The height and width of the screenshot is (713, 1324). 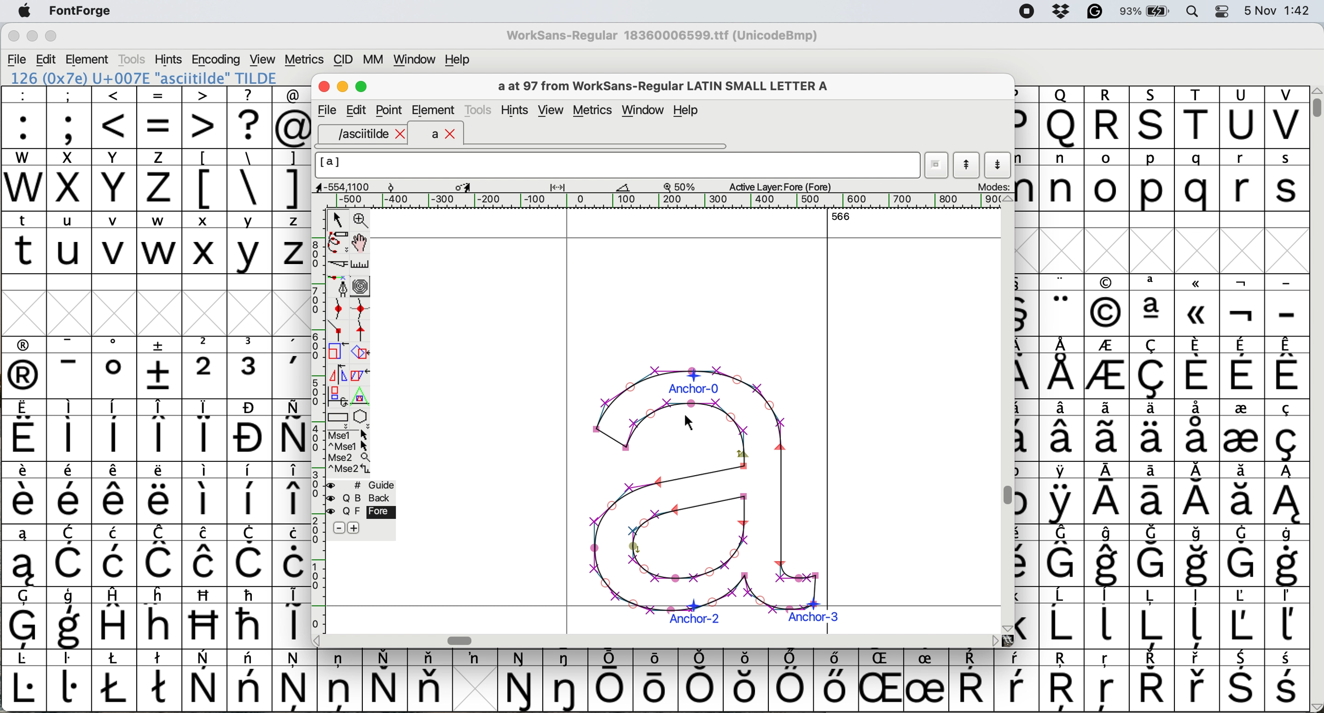 I want to click on tools, so click(x=131, y=59).